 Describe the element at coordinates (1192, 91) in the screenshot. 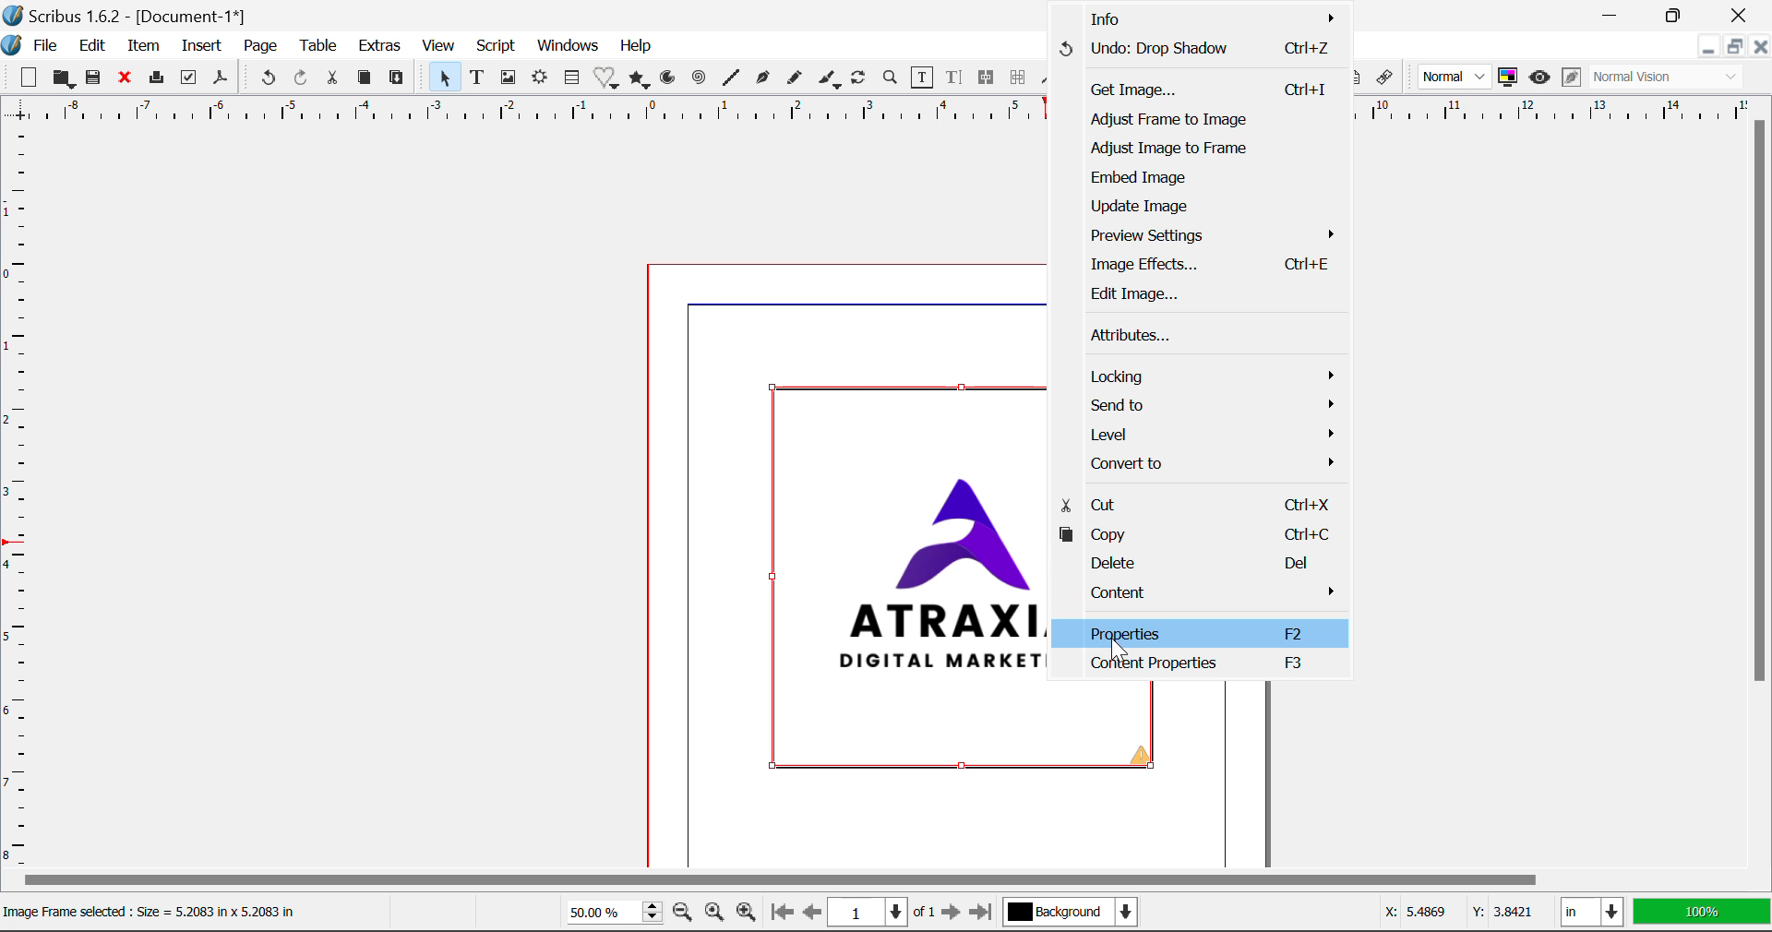

I see `Get Image` at that location.